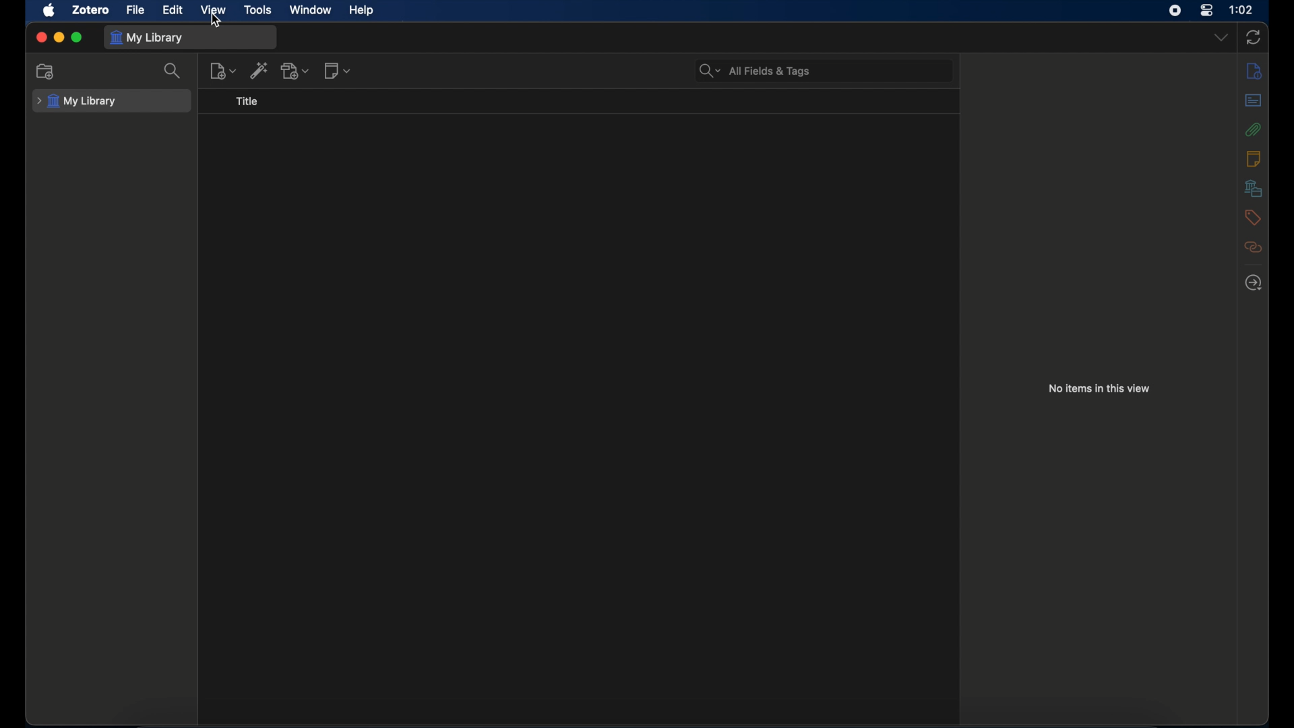  I want to click on no items in this view, so click(1099, 388).